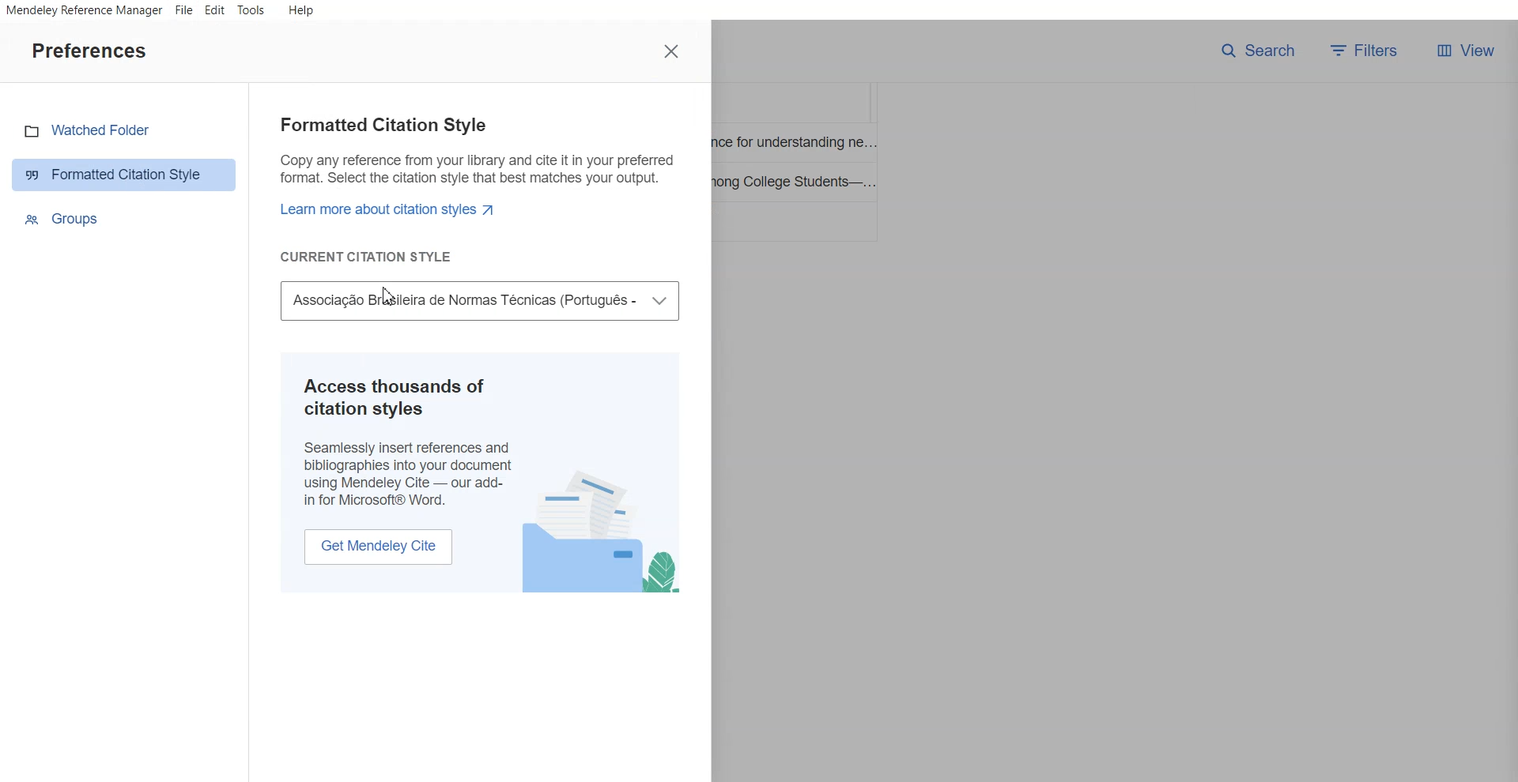 The height and width of the screenshot is (782, 1518). What do you see at coordinates (251, 11) in the screenshot?
I see `Tools` at bounding box center [251, 11].